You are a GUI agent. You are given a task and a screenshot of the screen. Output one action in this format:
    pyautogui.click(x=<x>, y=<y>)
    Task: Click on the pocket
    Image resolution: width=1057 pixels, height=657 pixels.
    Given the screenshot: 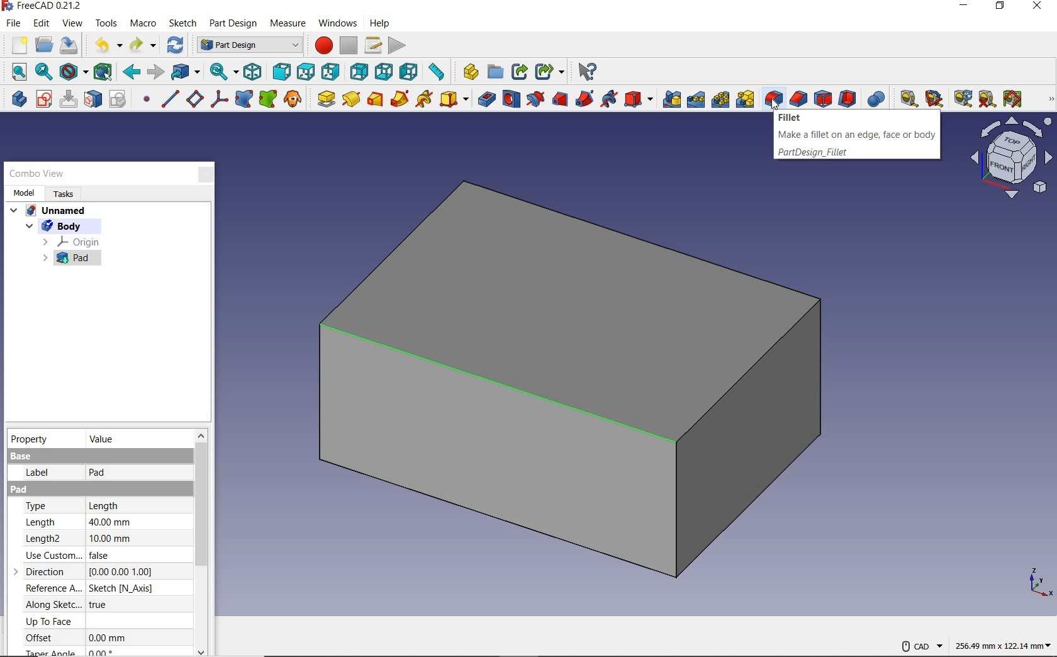 What is the action you would take?
    pyautogui.click(x=486, y=99)
    